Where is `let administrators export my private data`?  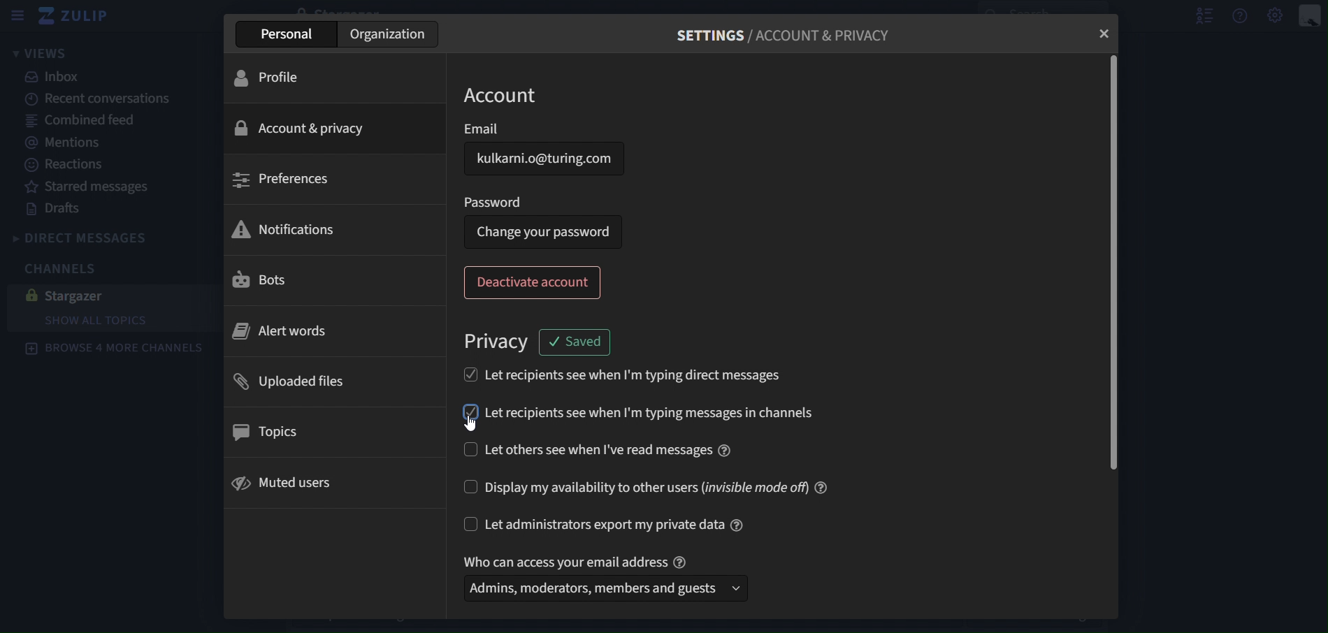 let administrators export my private data is located at coordinates (601, 525).